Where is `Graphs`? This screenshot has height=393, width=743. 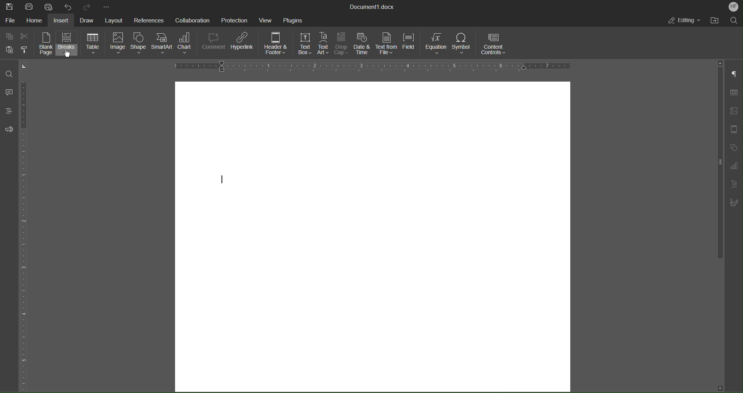
Graphs is located at coordinates (733, 166).